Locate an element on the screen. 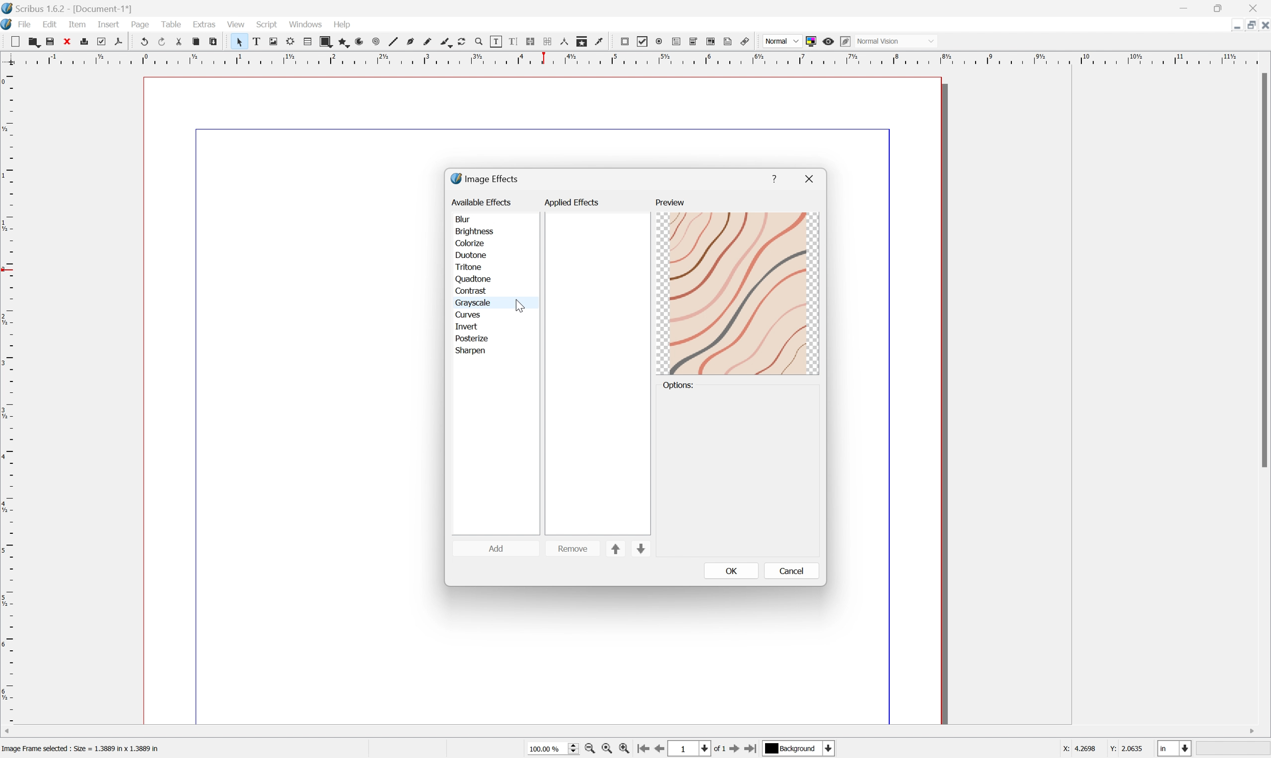  Minimize is located at coordinates (1228, 25).